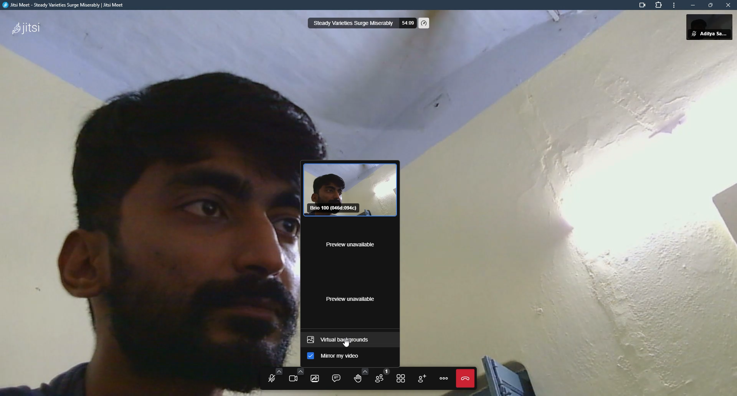 Image resolution: width=737 pixels, height=396 pixels. Describe the element at coordinates (357, 376) in the screenshot. I see `raise your hand` at that location.